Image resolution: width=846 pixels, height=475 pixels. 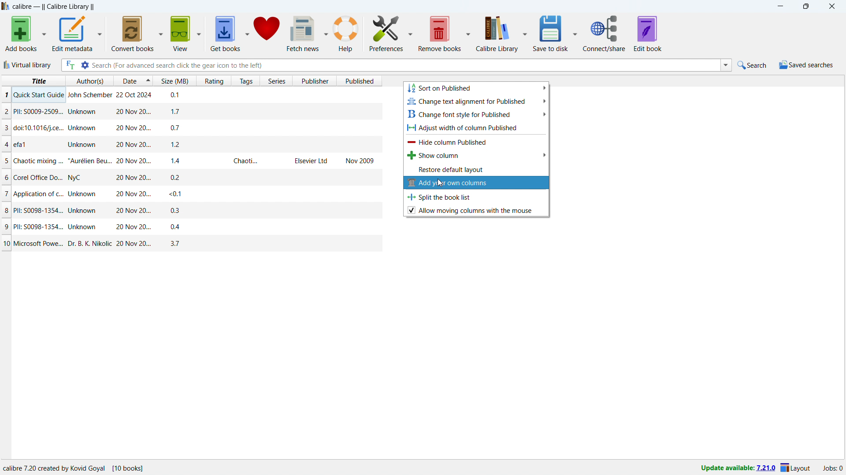 I want to click on 6 Corel Office Do... NyC 20 Nov 20... 02, so click(x=193, y=174).